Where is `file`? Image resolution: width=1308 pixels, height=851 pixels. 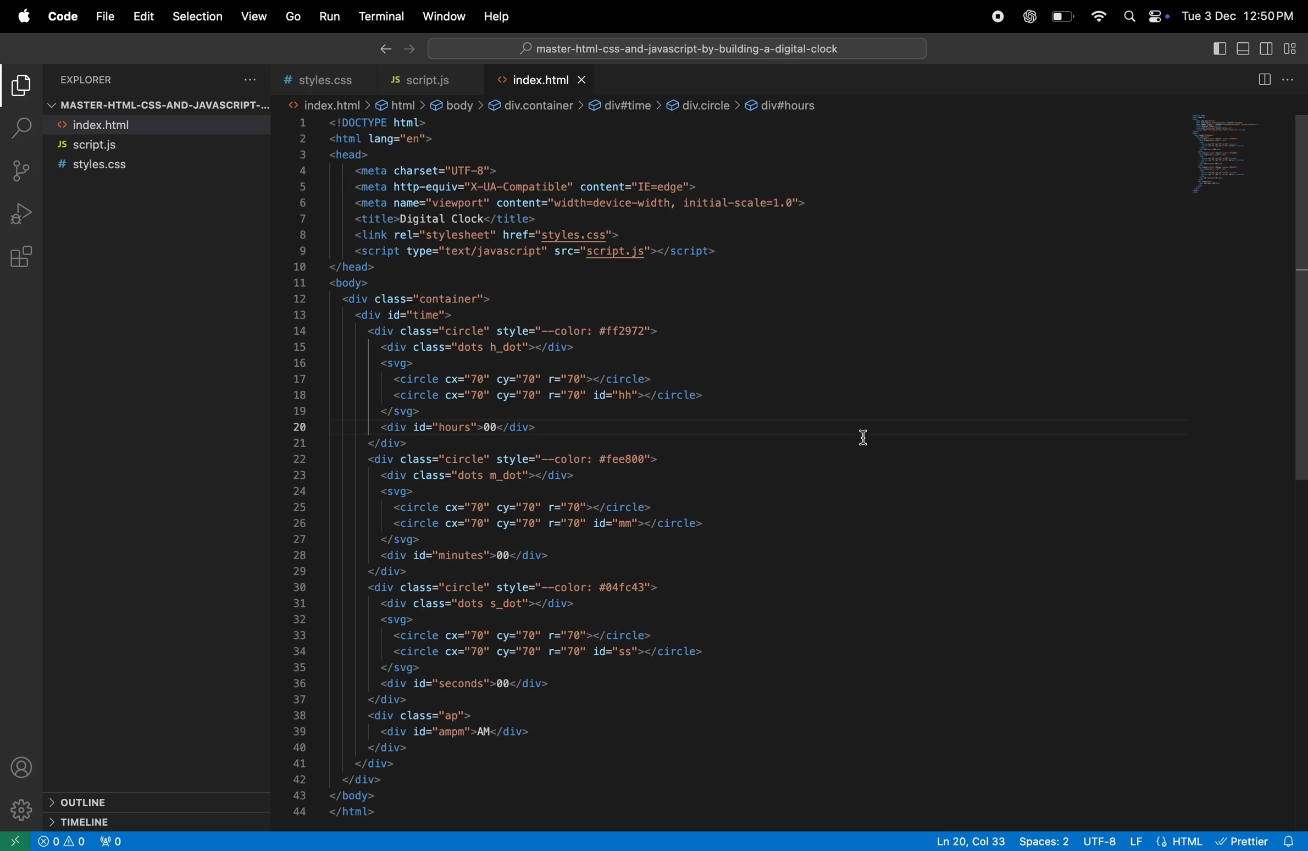
file is located at coordinates (106, 16).